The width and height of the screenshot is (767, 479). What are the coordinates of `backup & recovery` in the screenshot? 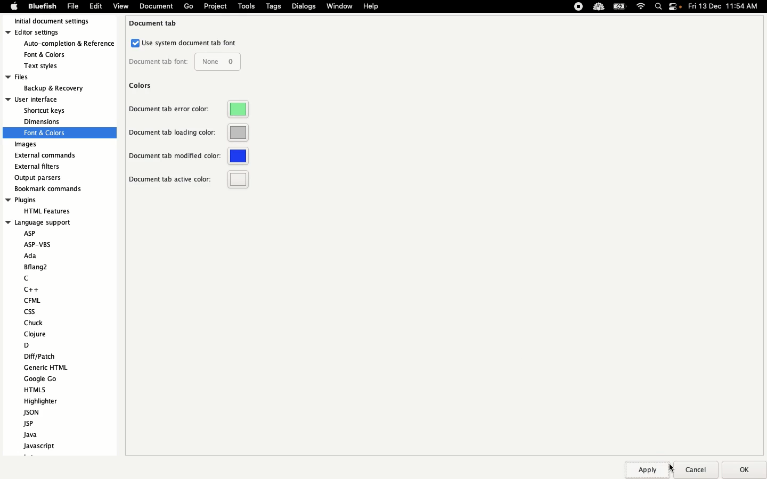 It's located at (52, 88).